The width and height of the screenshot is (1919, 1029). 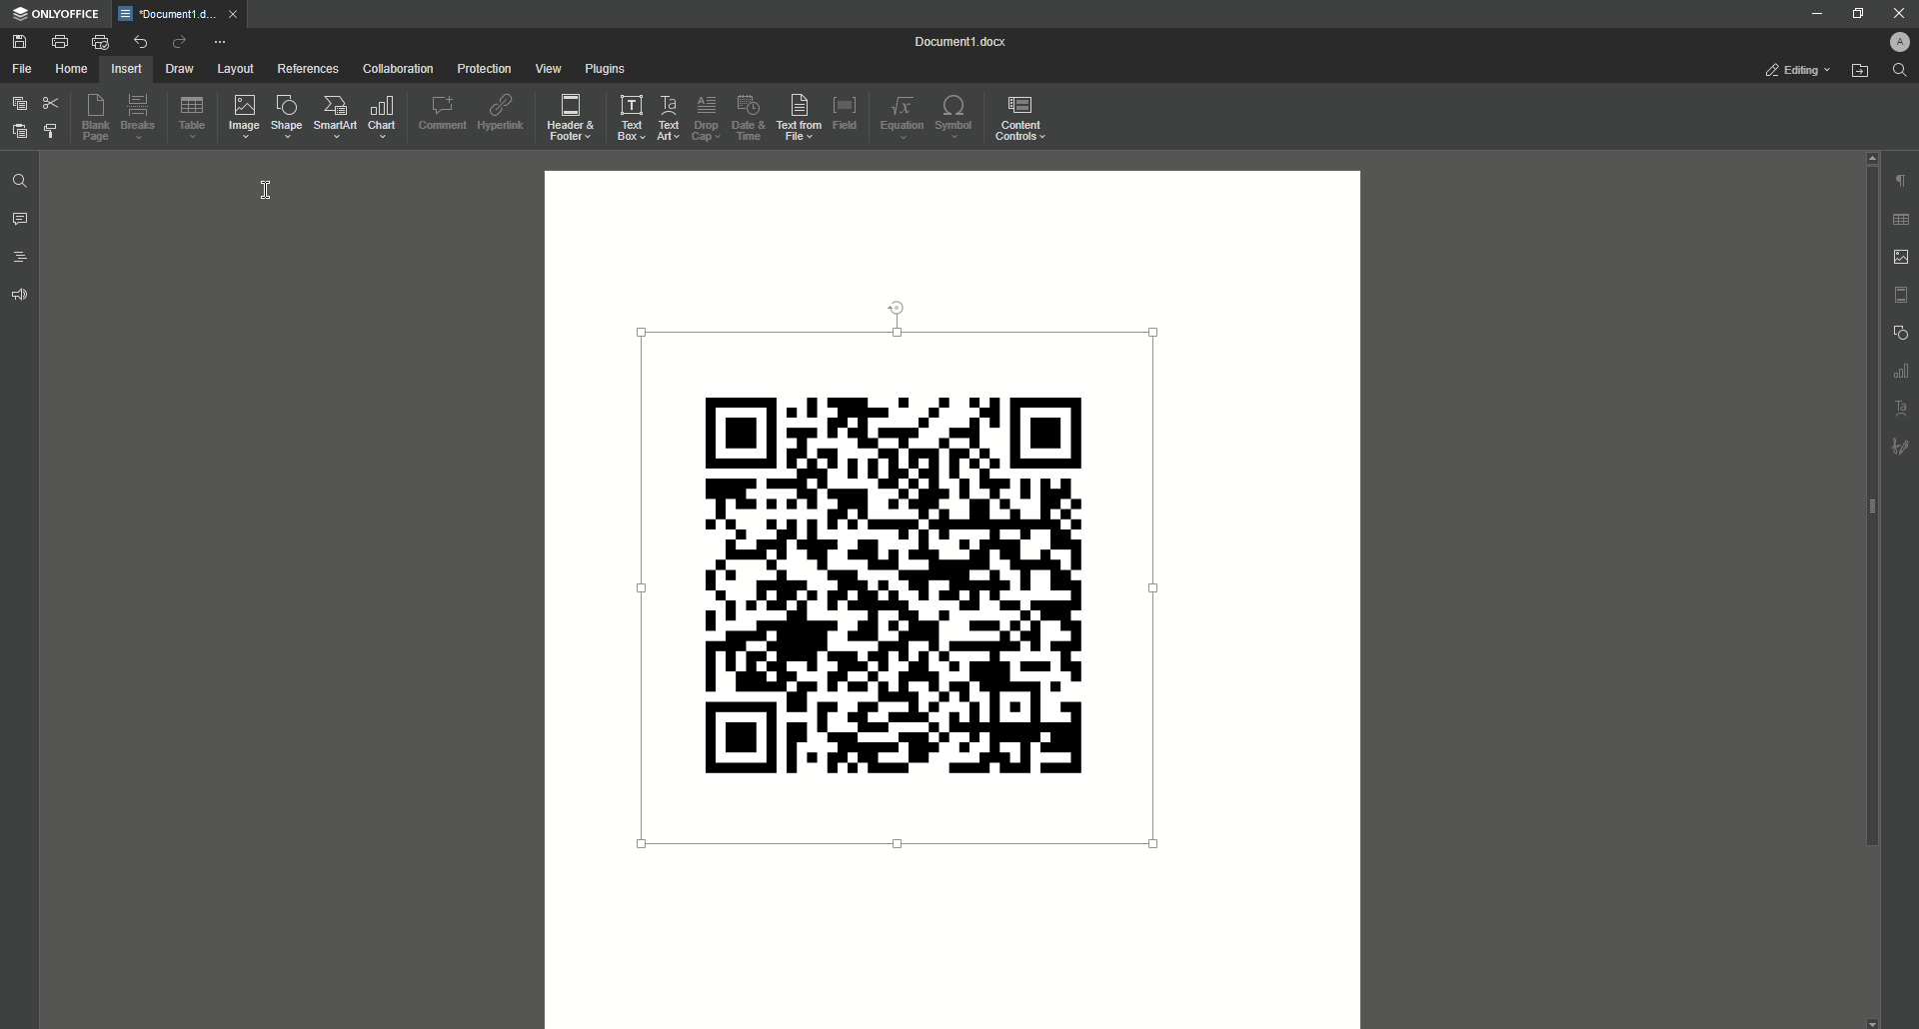 What do you see at coordinates (193, 118) in the screenshot?
I see `Table` at bounding box center [193, 118].